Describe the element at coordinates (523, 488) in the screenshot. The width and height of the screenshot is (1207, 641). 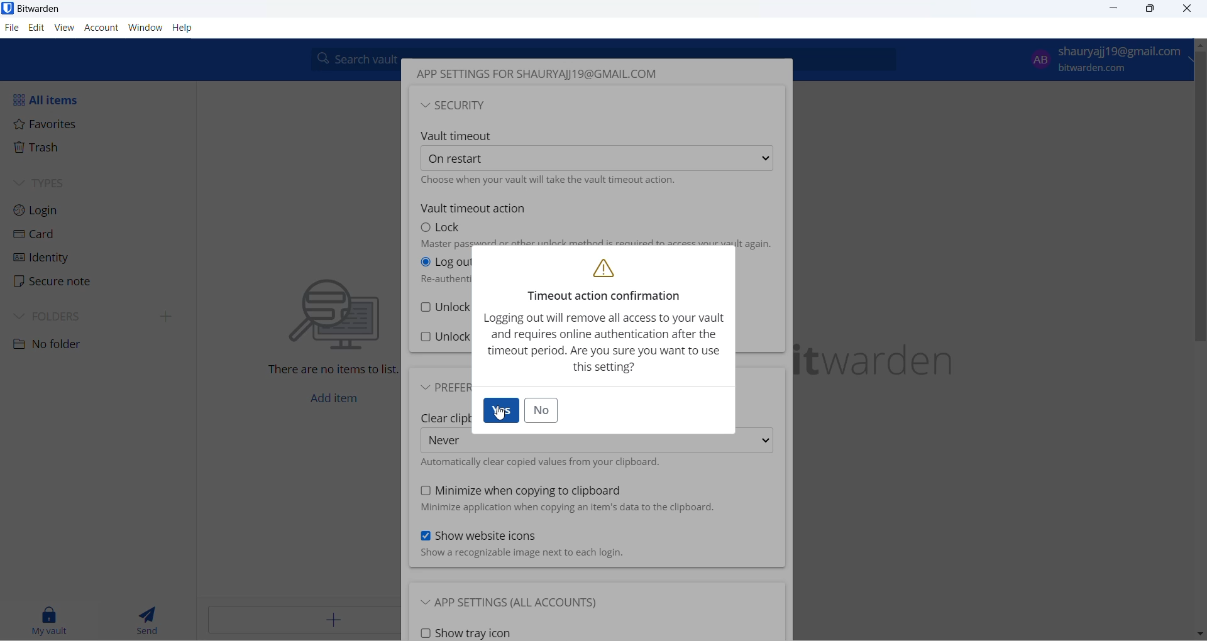
I see `minimize when copying to clipboard` at that location.